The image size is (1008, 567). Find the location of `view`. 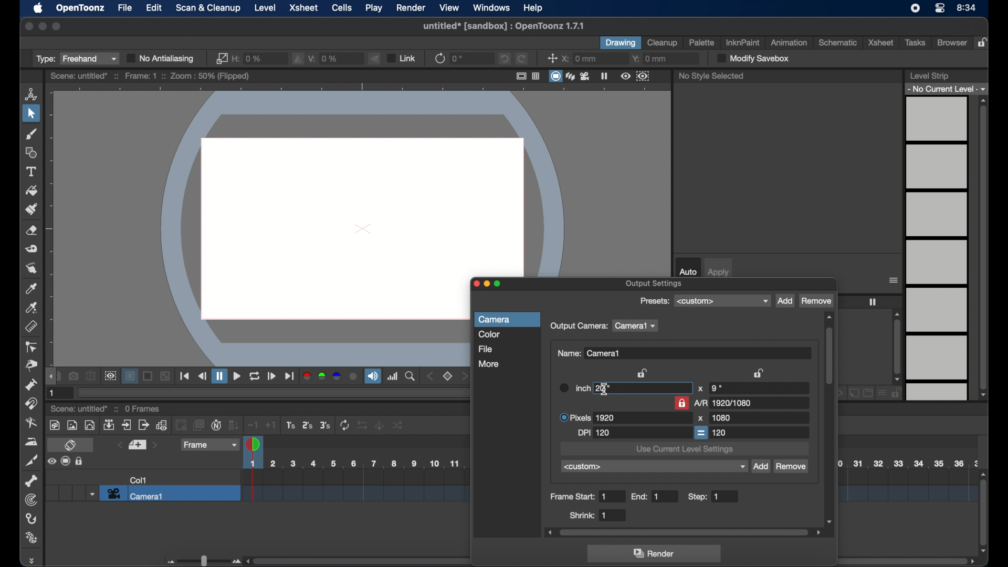

view is located at coordinates (449, 7).